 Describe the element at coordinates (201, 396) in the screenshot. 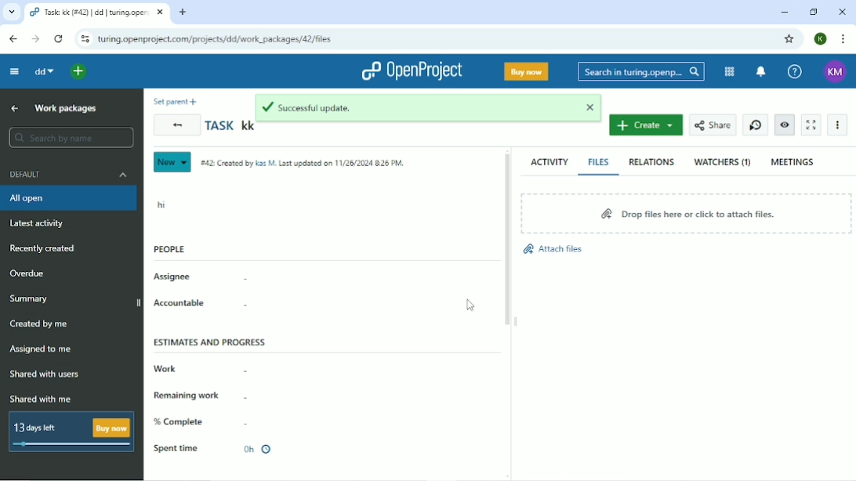

I see `Remaining work` at that location.